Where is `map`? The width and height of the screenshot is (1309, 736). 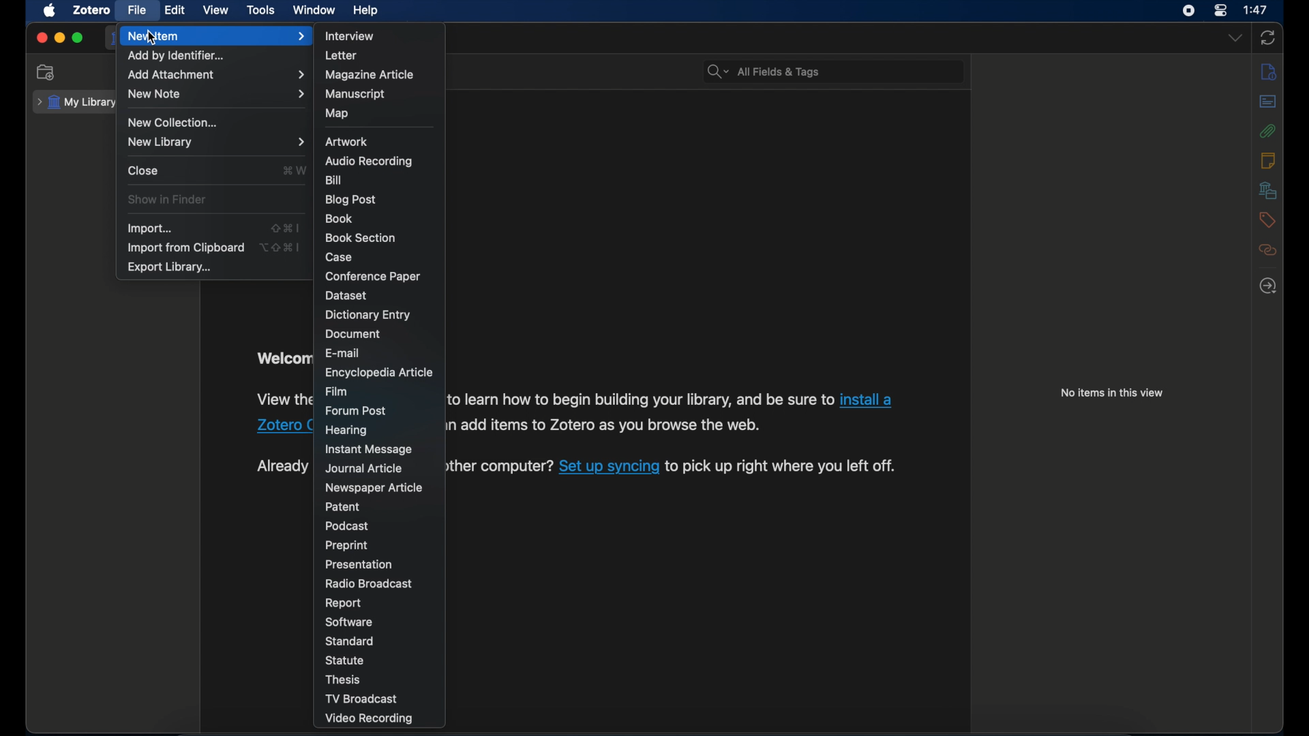 map is located at coordinates (338, 113).